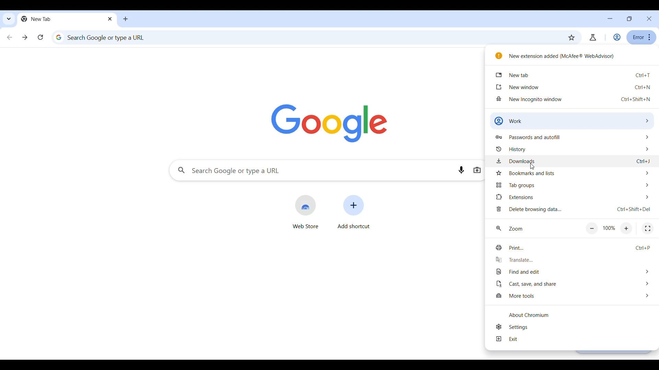 The image size is (659, 370). I want to click on zoom, so click(509, 229).